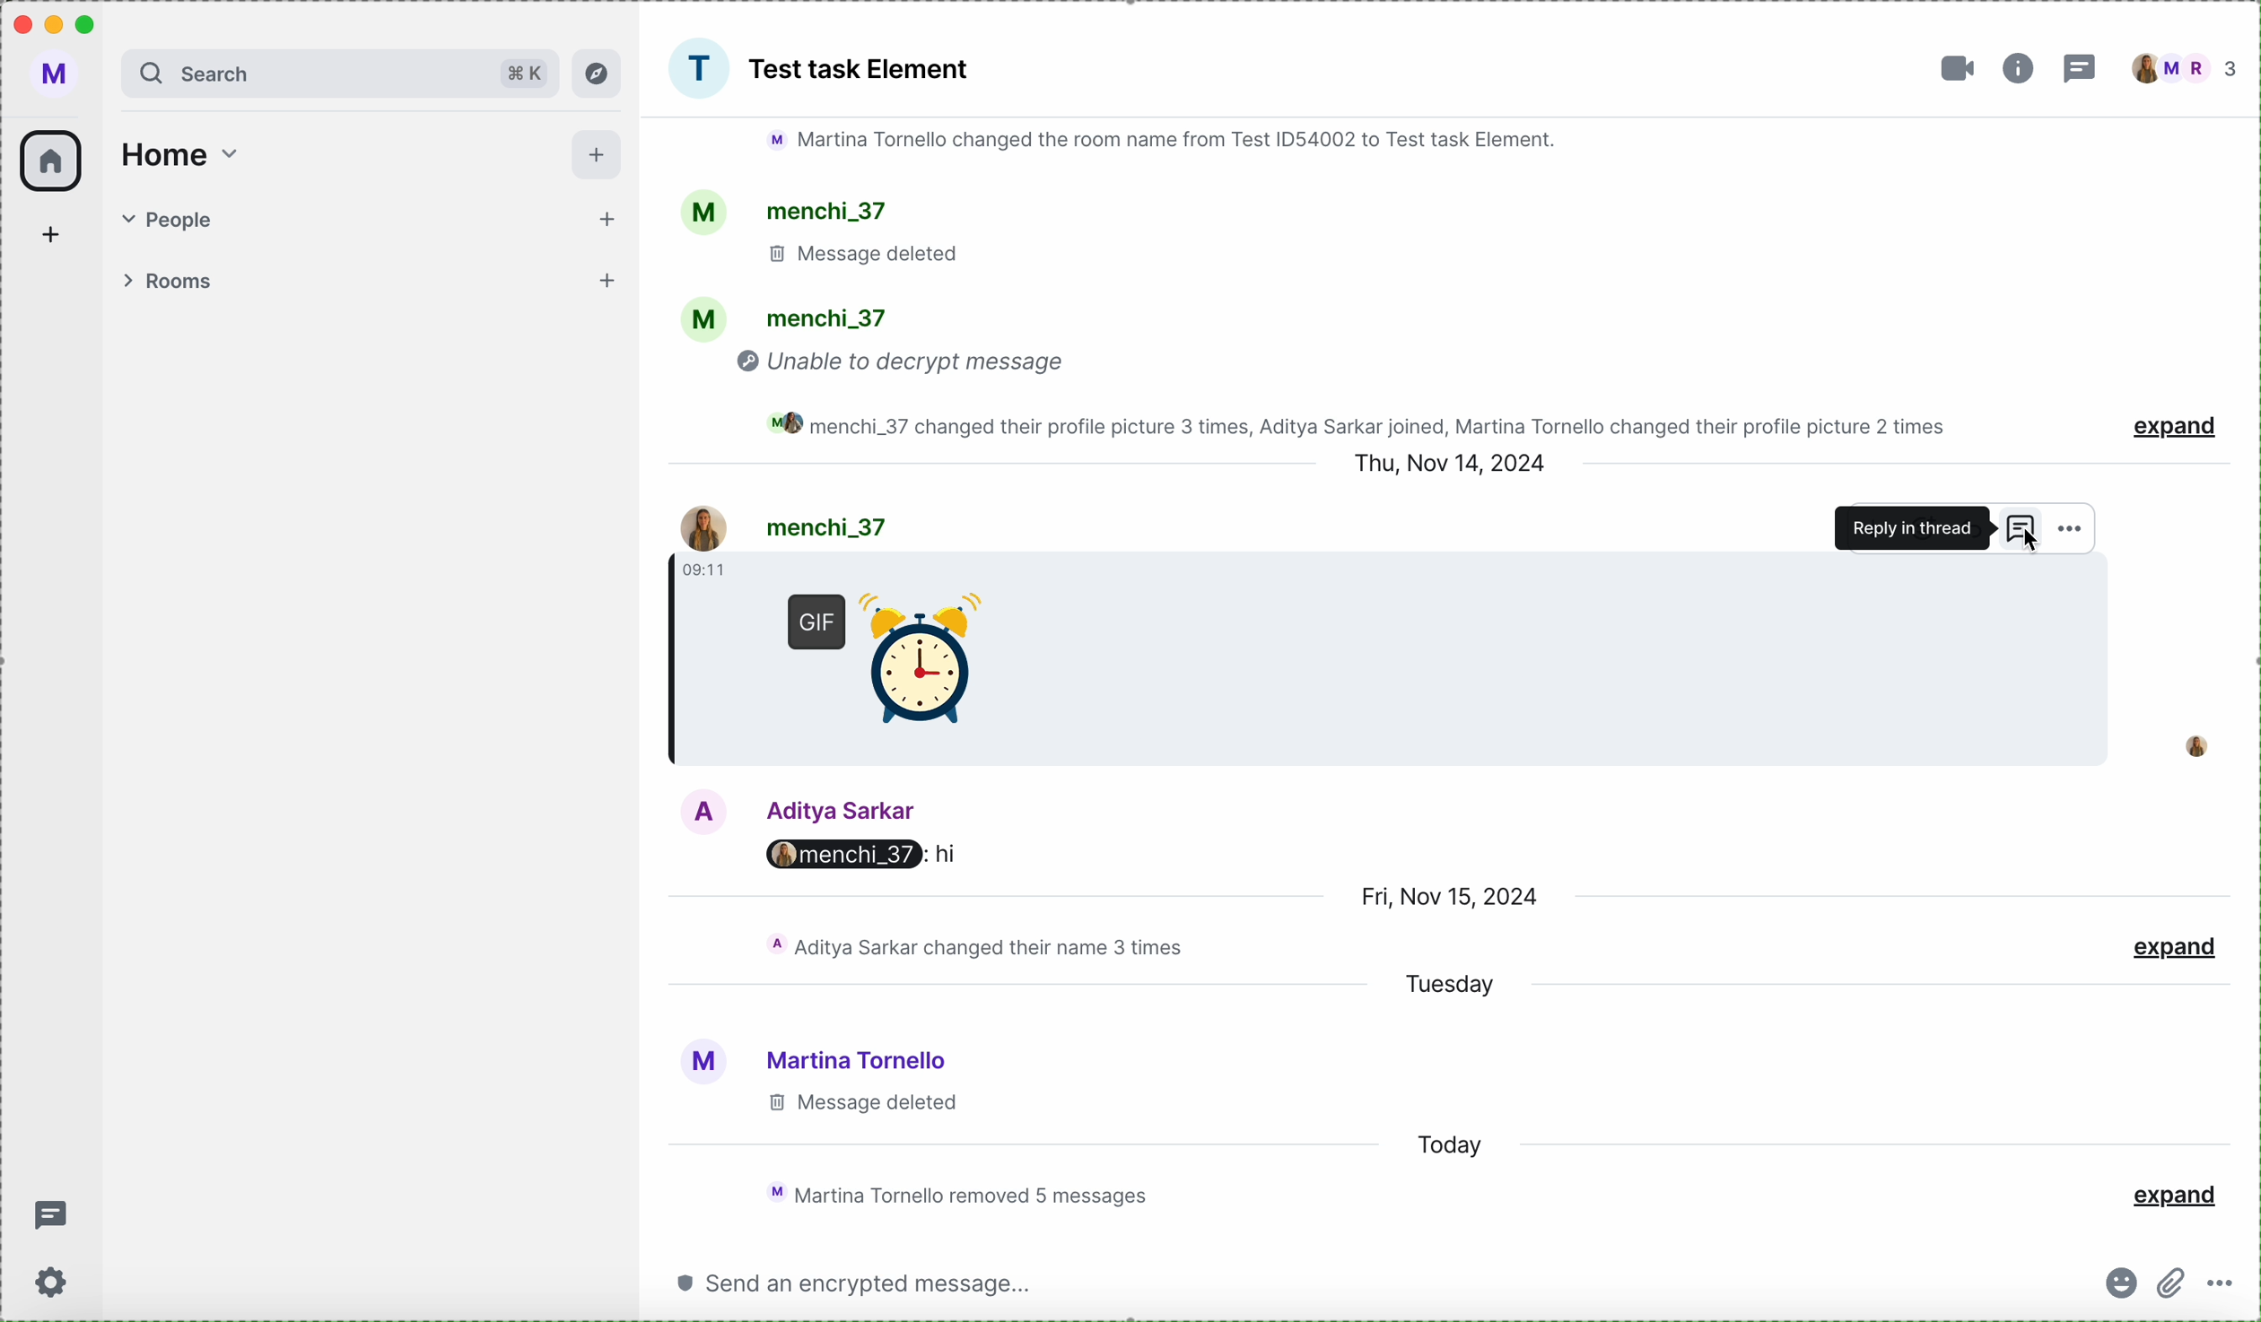 The width and height of the screenshot is (2261, 1322). What do you see at coordinates (2193, 747) in the screenshot?
I see `menchi_37 image profile` at bounding box center [2193, 747].